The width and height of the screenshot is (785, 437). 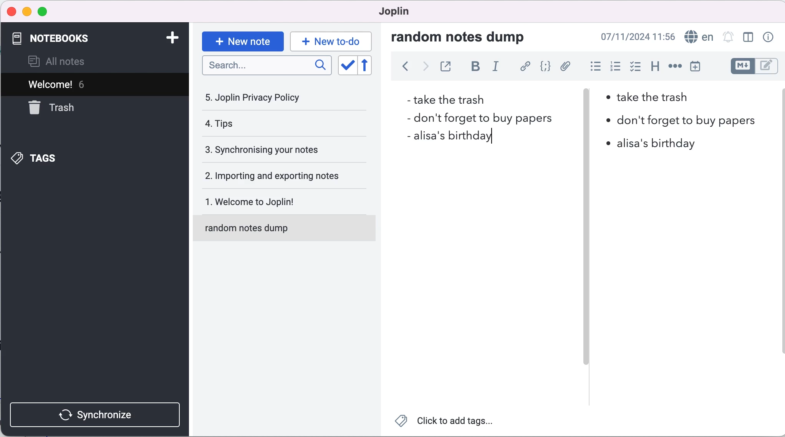 I want to click on random notes dump, so click(x=288, y=231).